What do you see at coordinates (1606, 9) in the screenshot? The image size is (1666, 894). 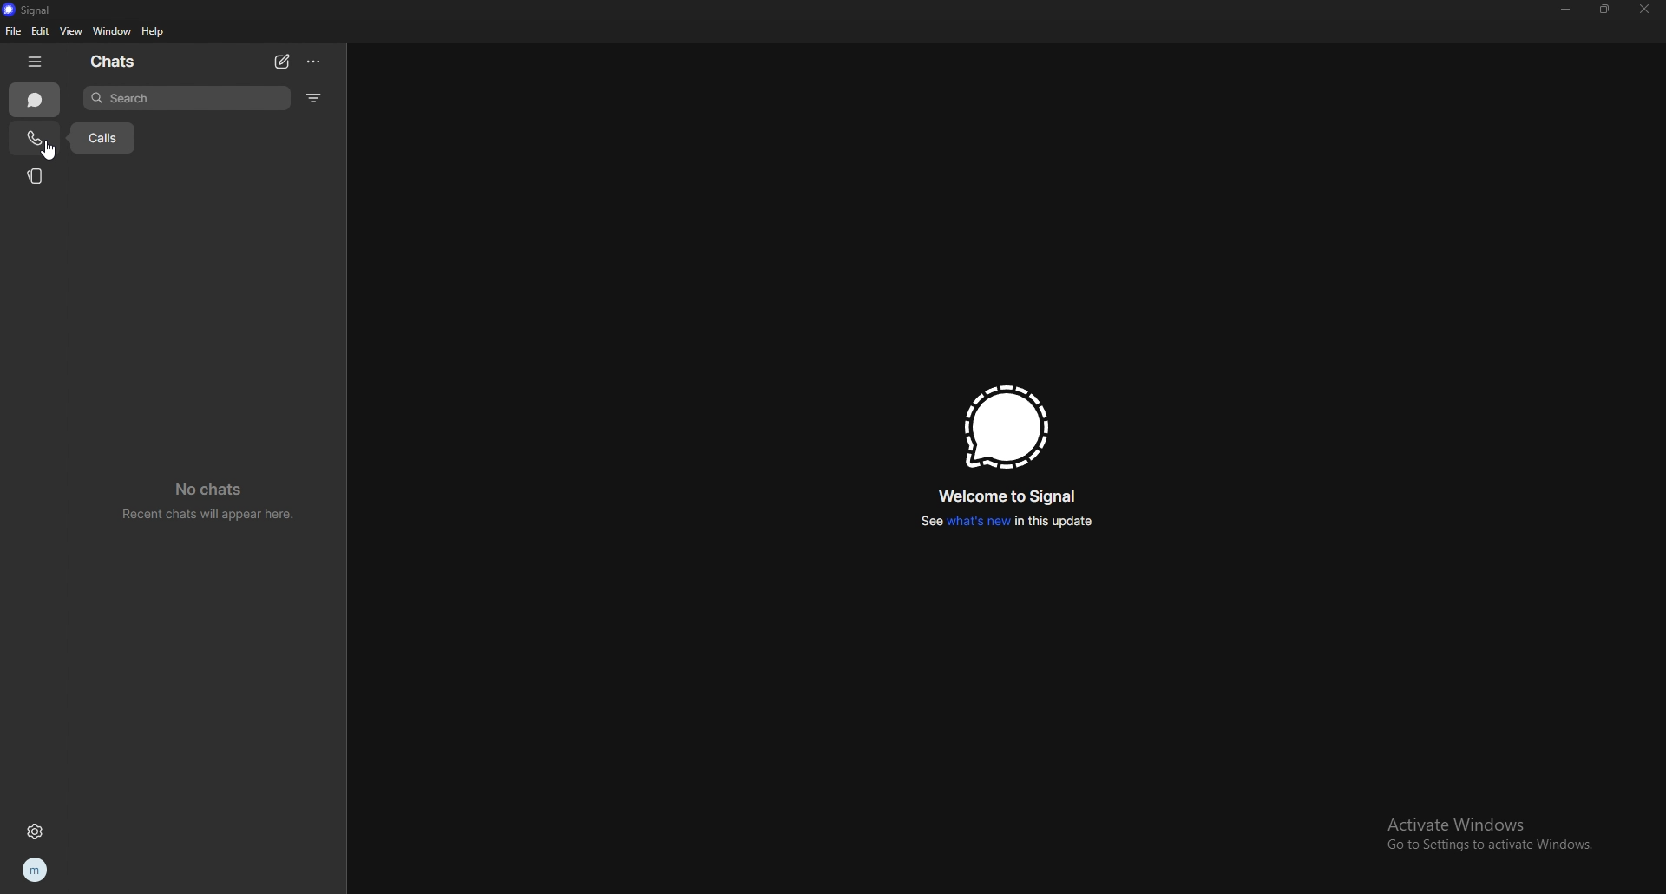 I see `resize` at bounding box center [1606, 9].